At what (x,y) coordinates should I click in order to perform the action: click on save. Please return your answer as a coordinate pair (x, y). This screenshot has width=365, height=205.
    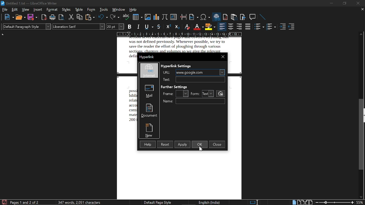
    Looking at the image, I should click on (32, 17).